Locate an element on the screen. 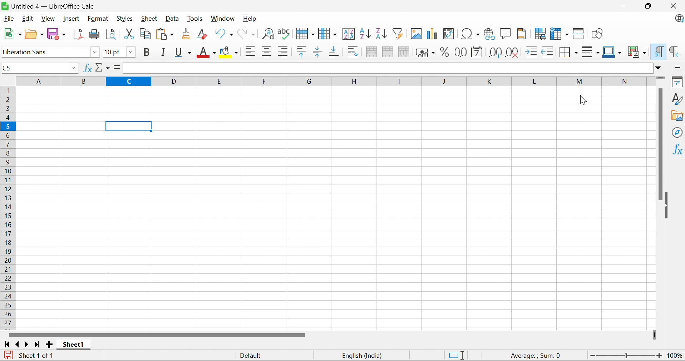 This screenshot has height=361, width=685. Help is located at coordinates (250, 18).